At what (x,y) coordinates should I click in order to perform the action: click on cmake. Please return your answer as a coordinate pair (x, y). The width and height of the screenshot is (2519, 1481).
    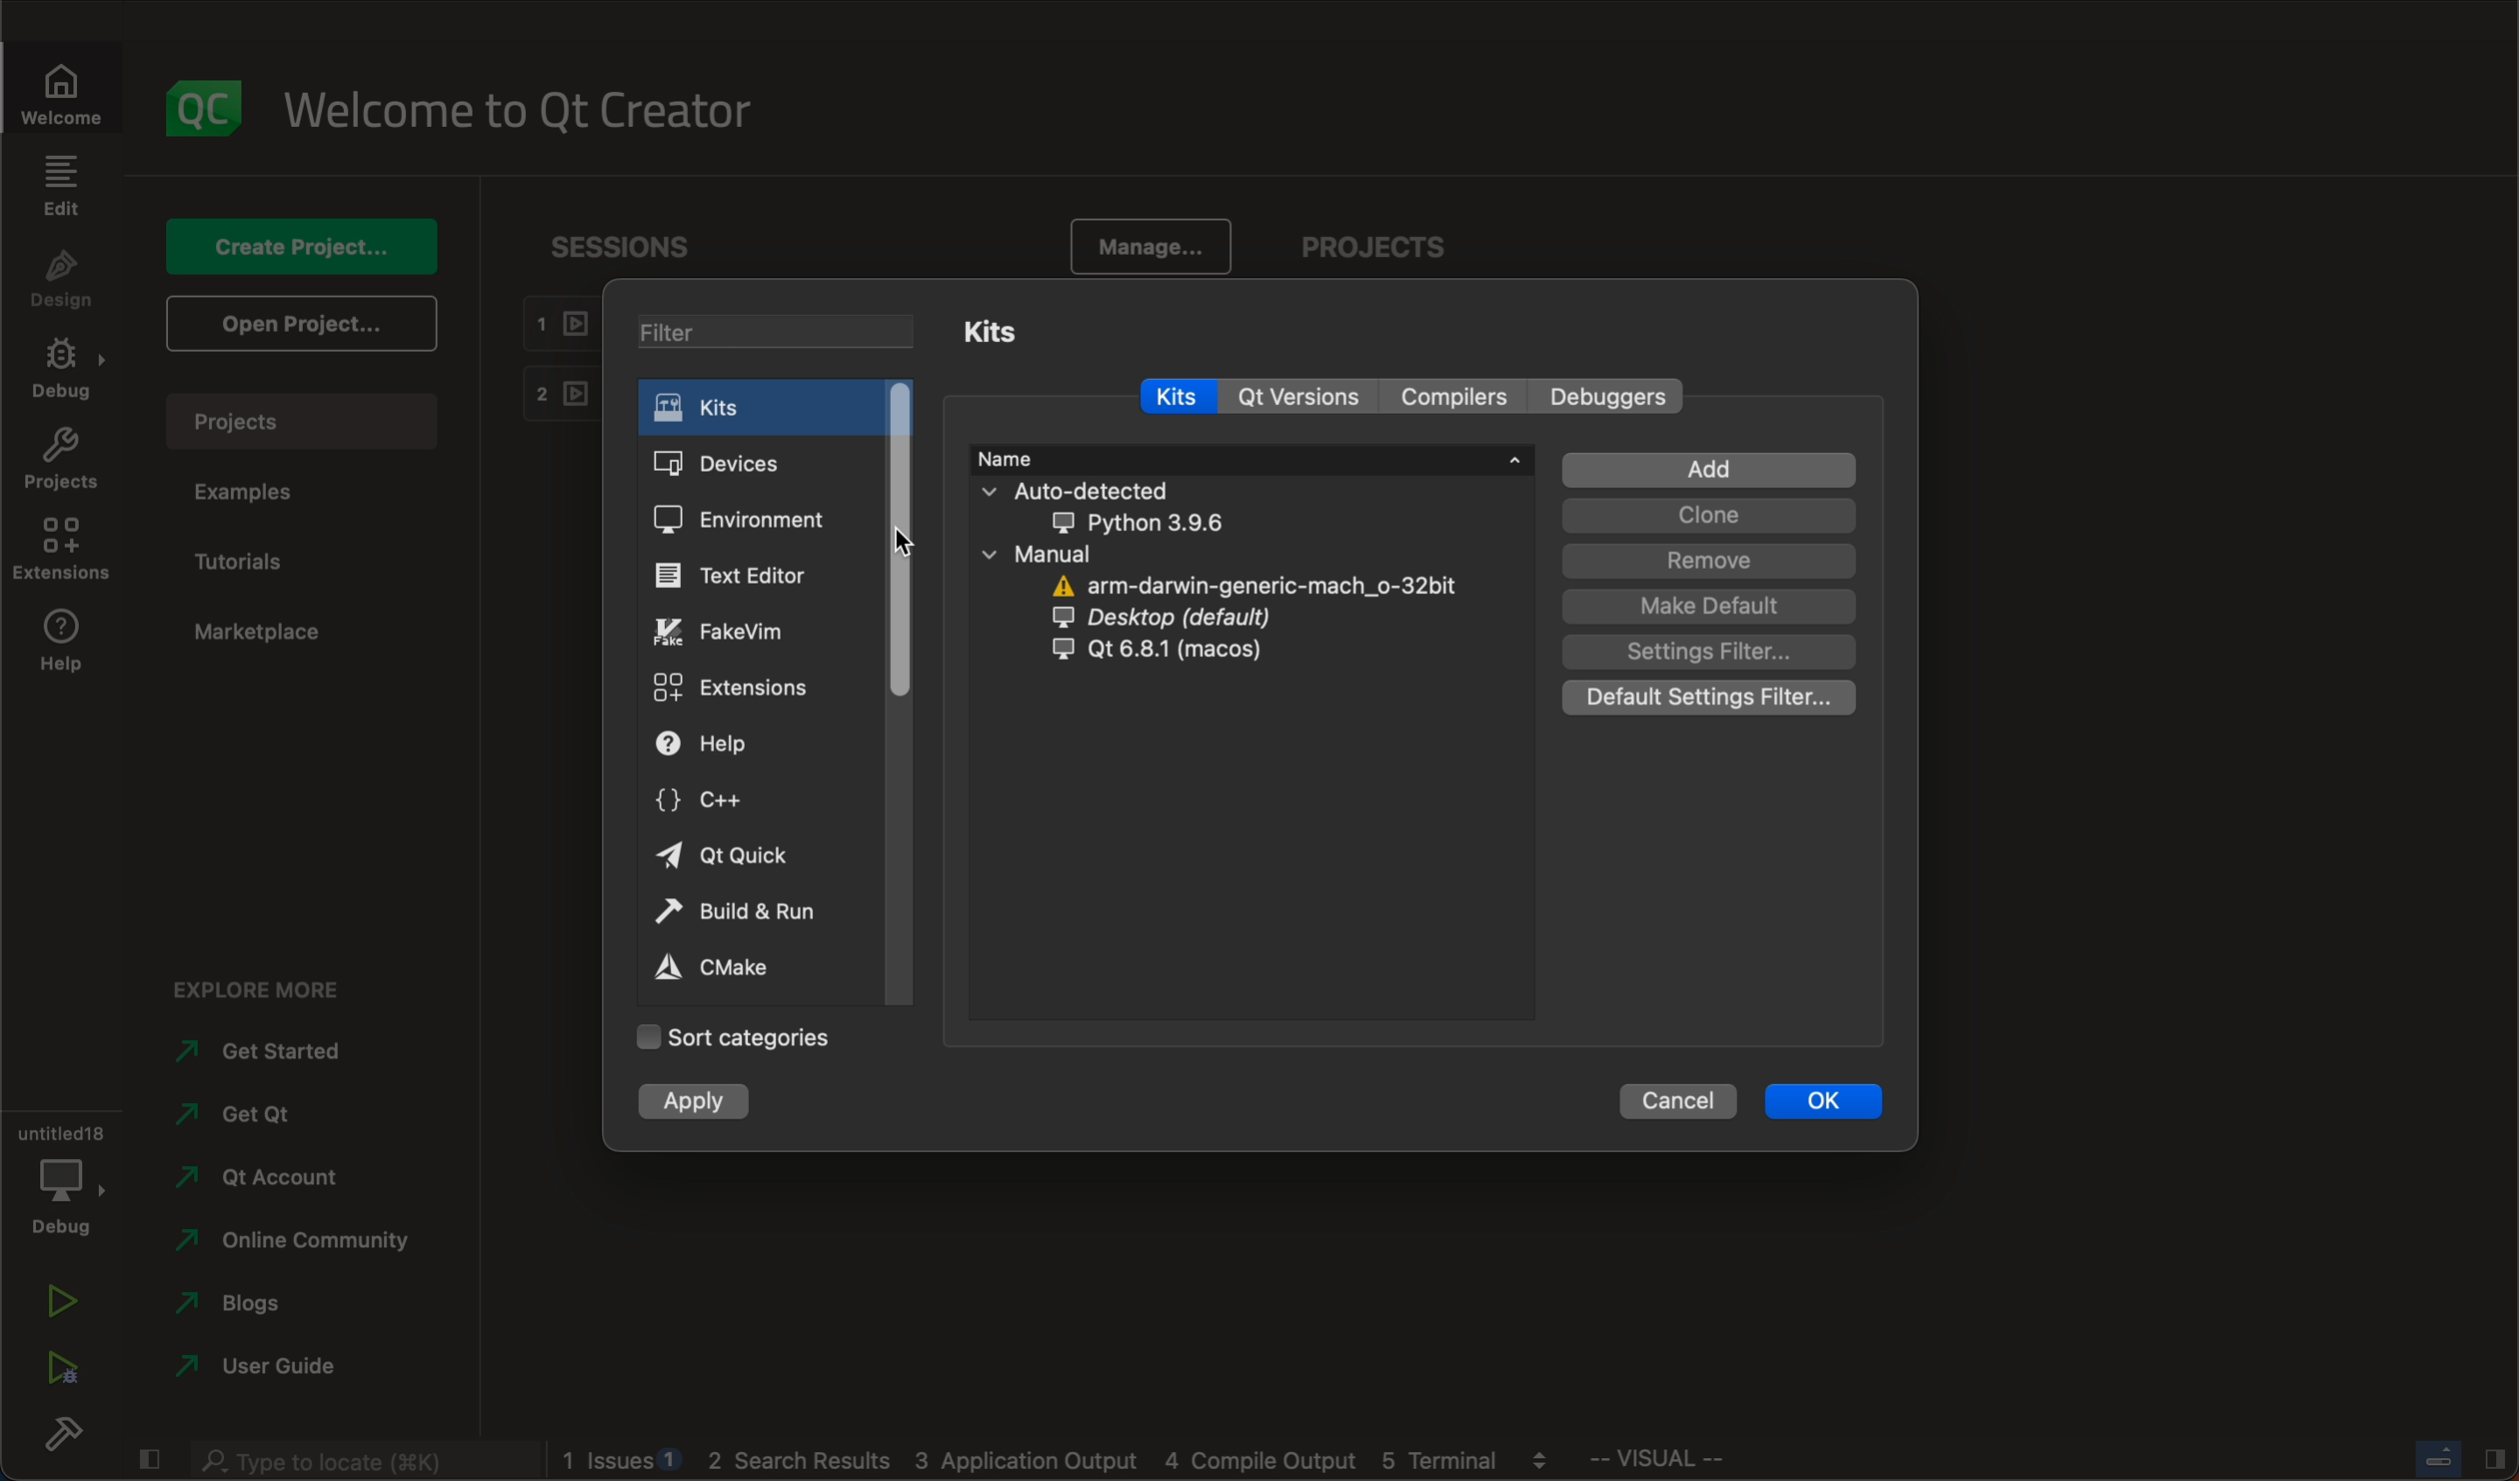
    Looking at the image, I should click on (725, 969).